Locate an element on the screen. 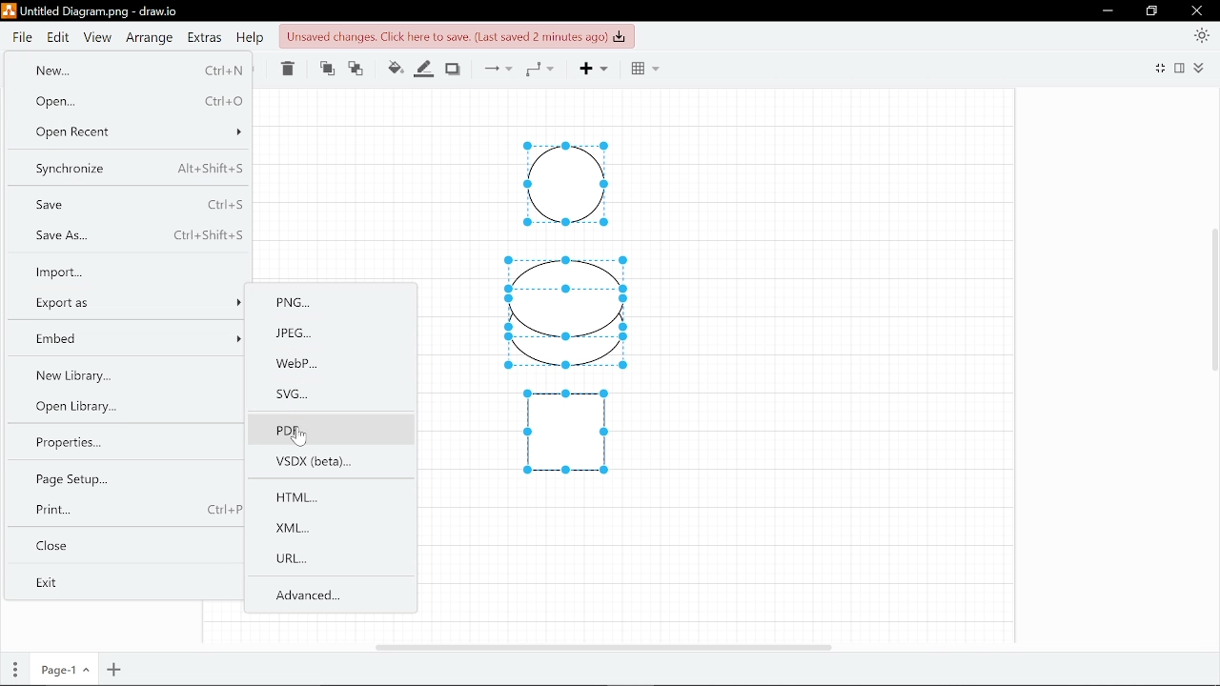 This screenshot has width=1220, height=686. Page setup is located at coordinates (126, 479).